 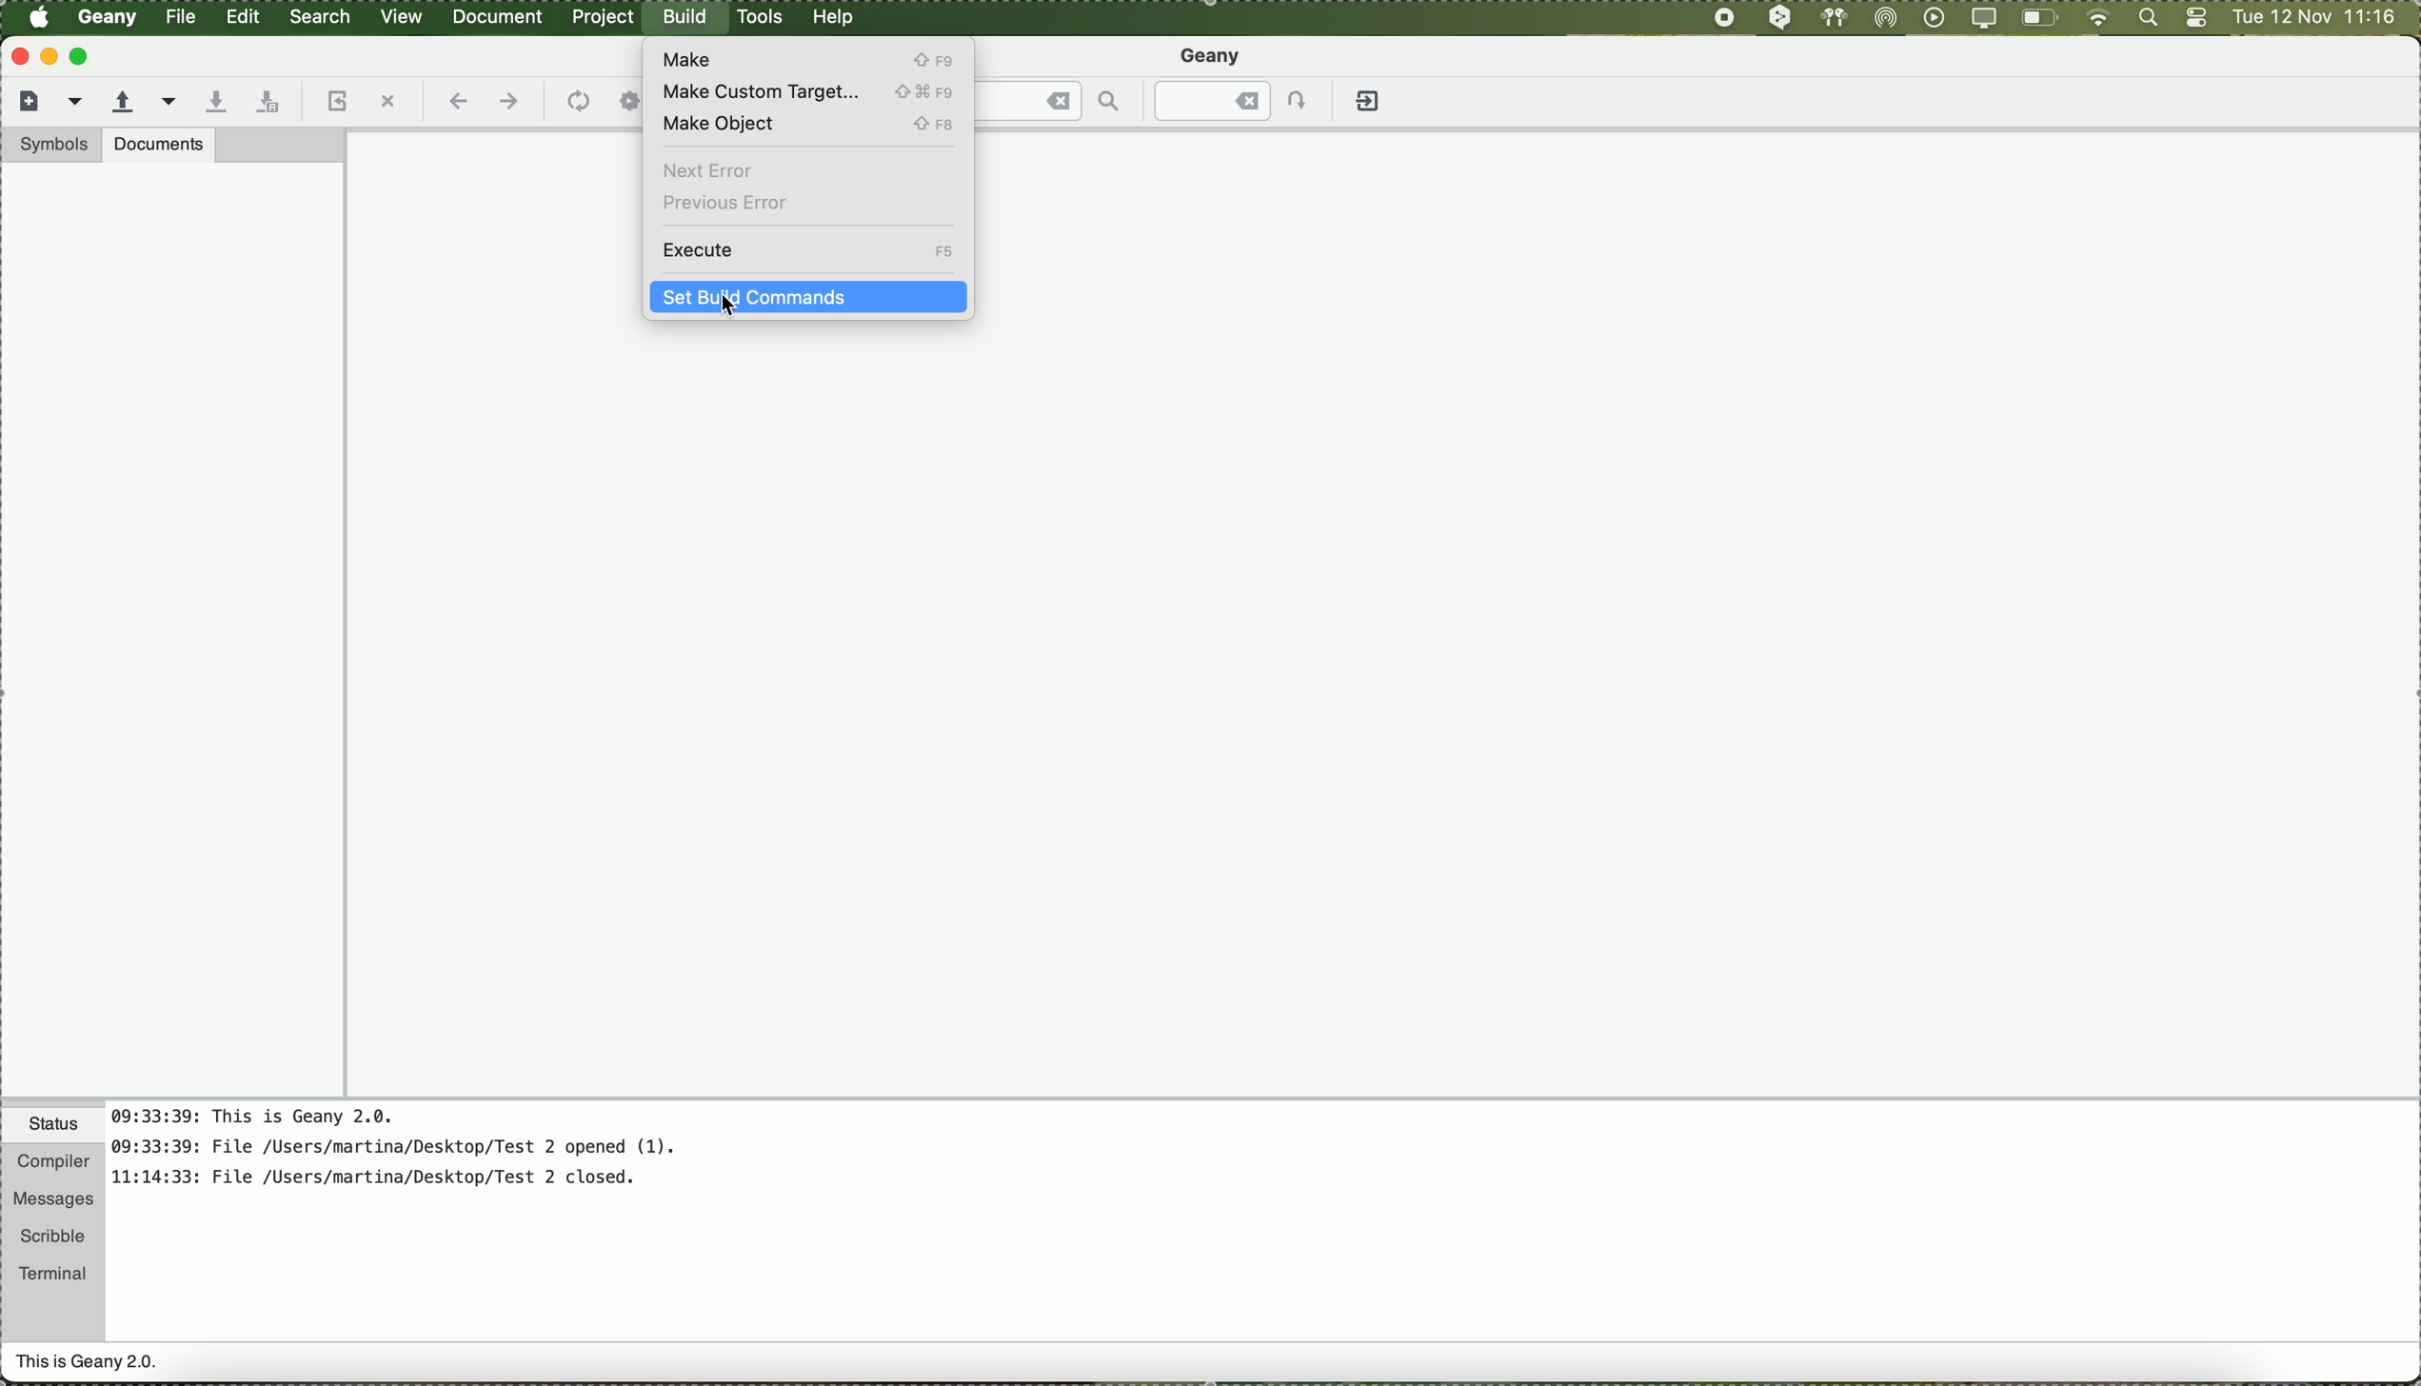 I want to click on close program, so click(x=16, y=55).